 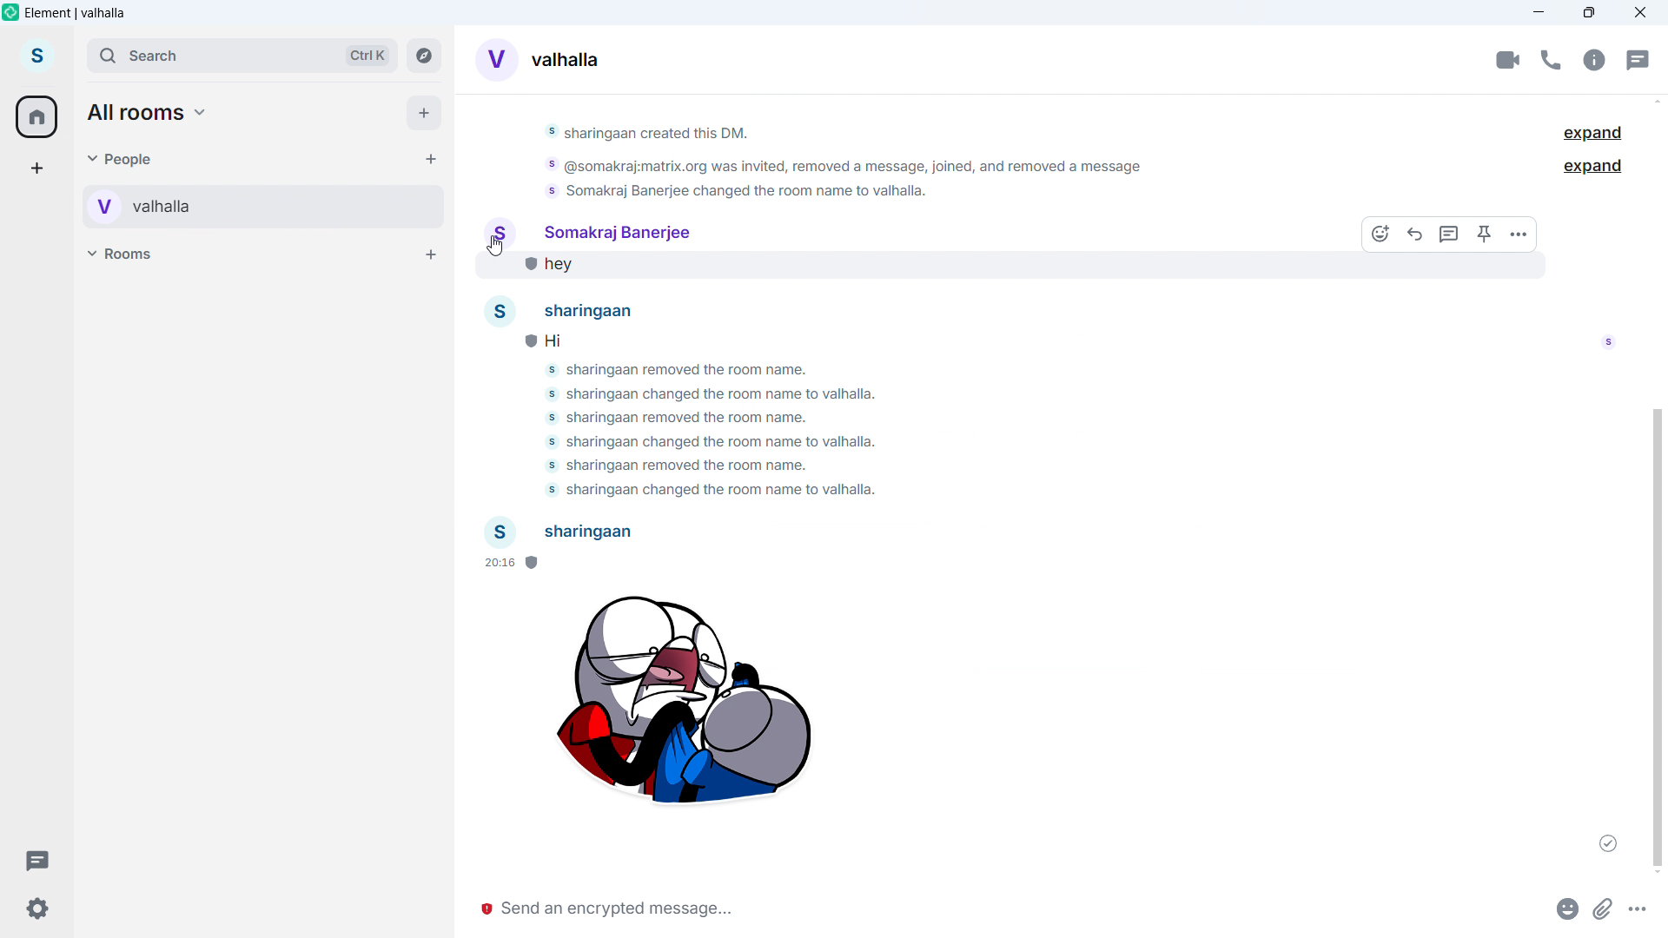 I want to click on Write message, so click(x=729, y=908).